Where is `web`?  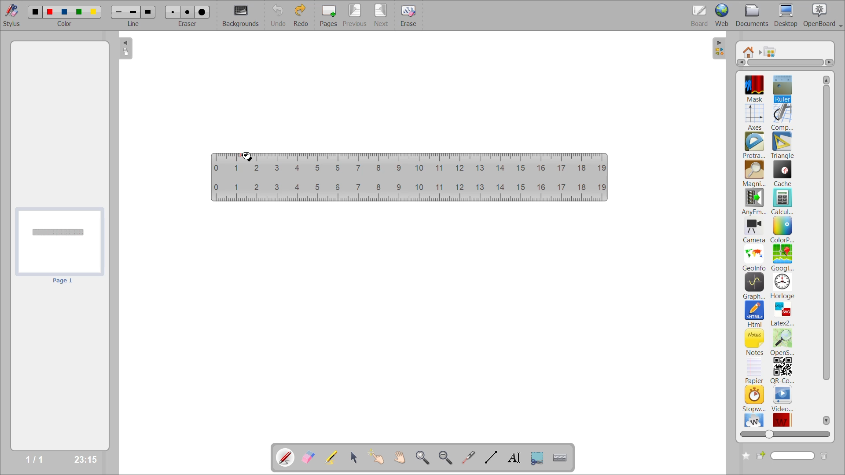 web is located at coordinates (723, 15).